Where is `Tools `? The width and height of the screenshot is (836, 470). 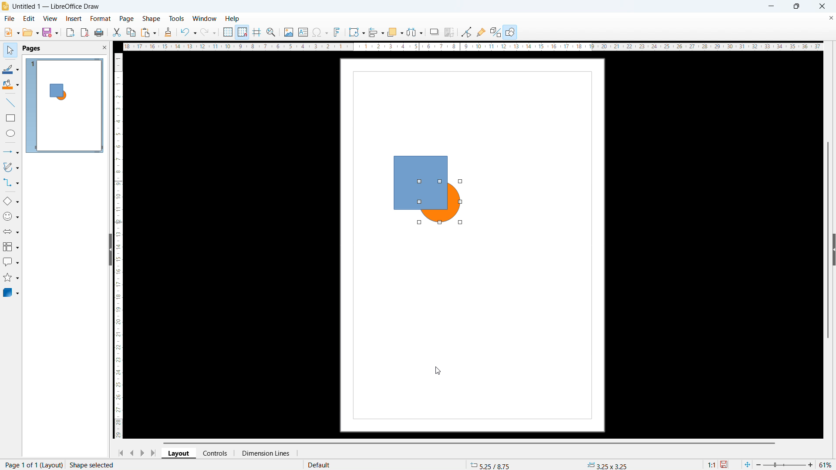 Tools  is located at coordinates (175, 18).